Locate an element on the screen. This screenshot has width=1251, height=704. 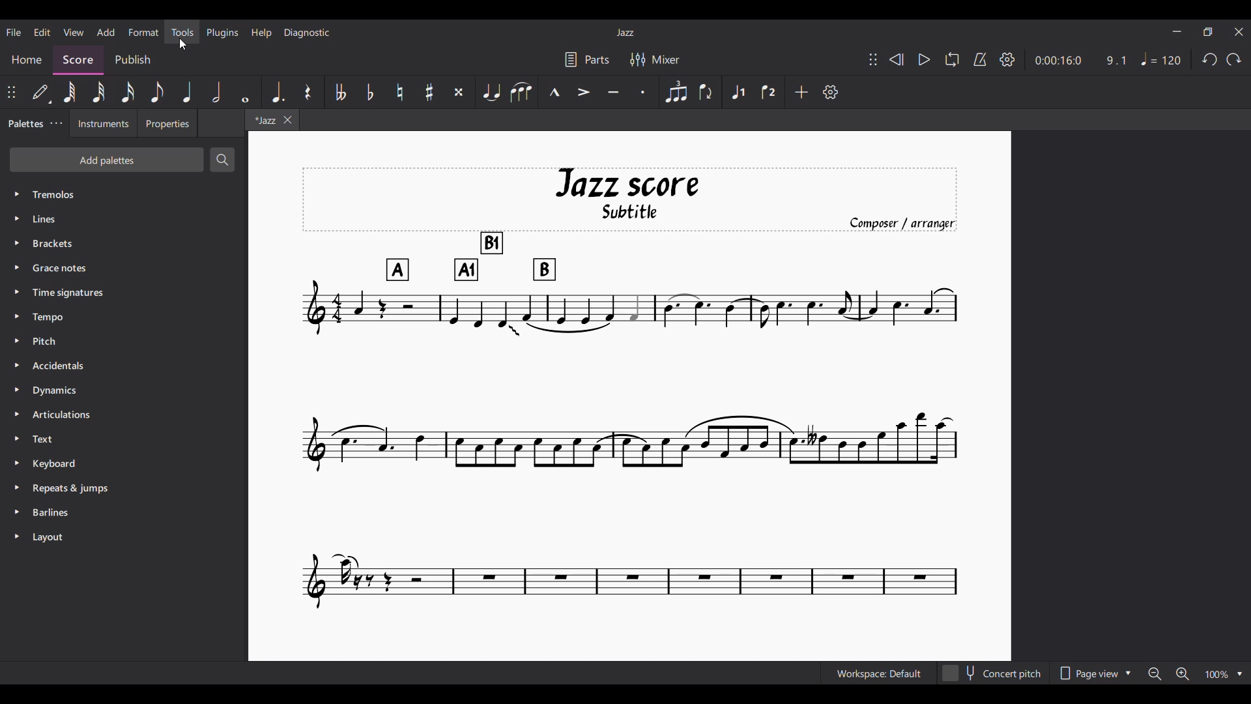
Home section is located at coordinates (27, 61).